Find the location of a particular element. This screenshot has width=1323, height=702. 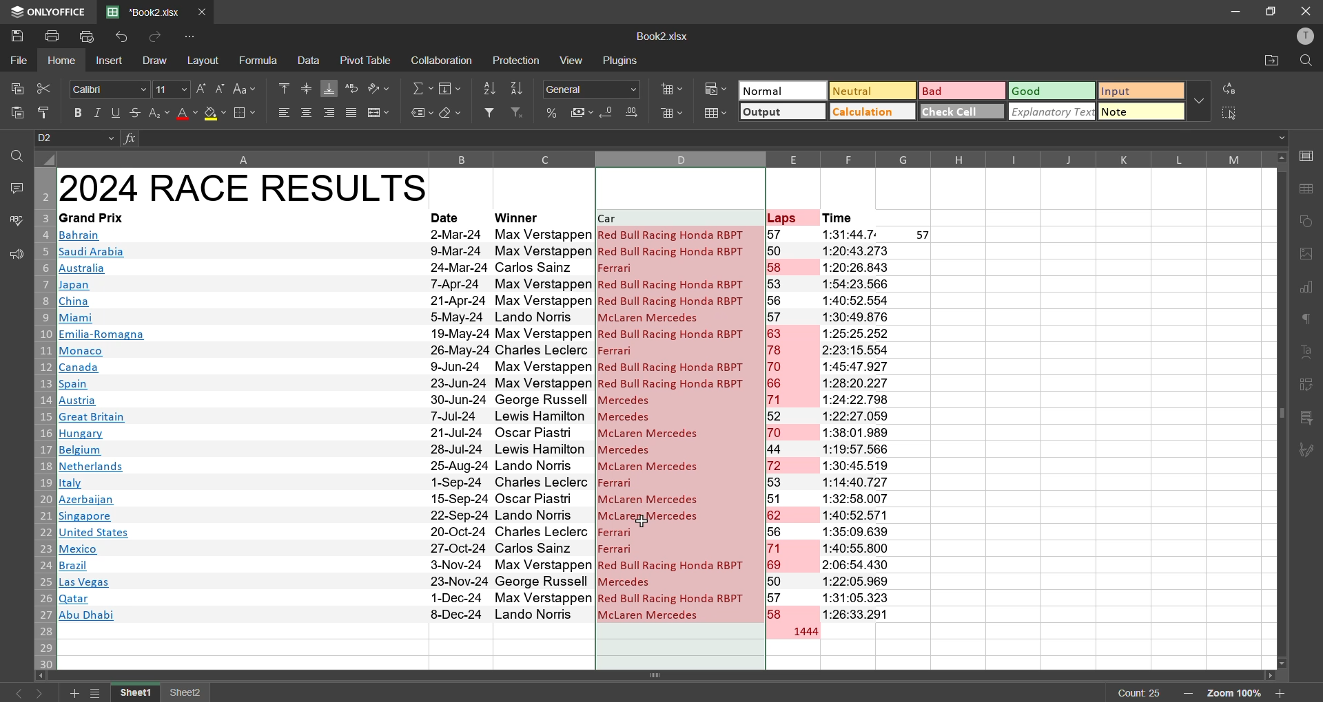

font color is located at coordinates (186, 113).